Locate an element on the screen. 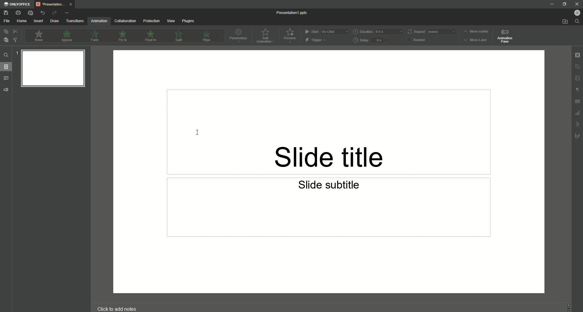 The image size is (583, 312). Click to add notes is located at coordinates (118, 308).